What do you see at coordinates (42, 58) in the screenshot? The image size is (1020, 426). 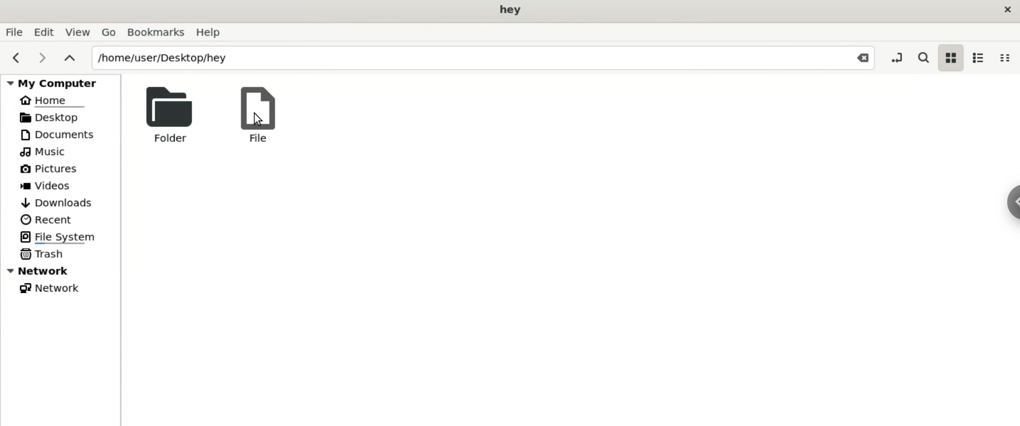 I see `next` at bounding box center [42, 58].